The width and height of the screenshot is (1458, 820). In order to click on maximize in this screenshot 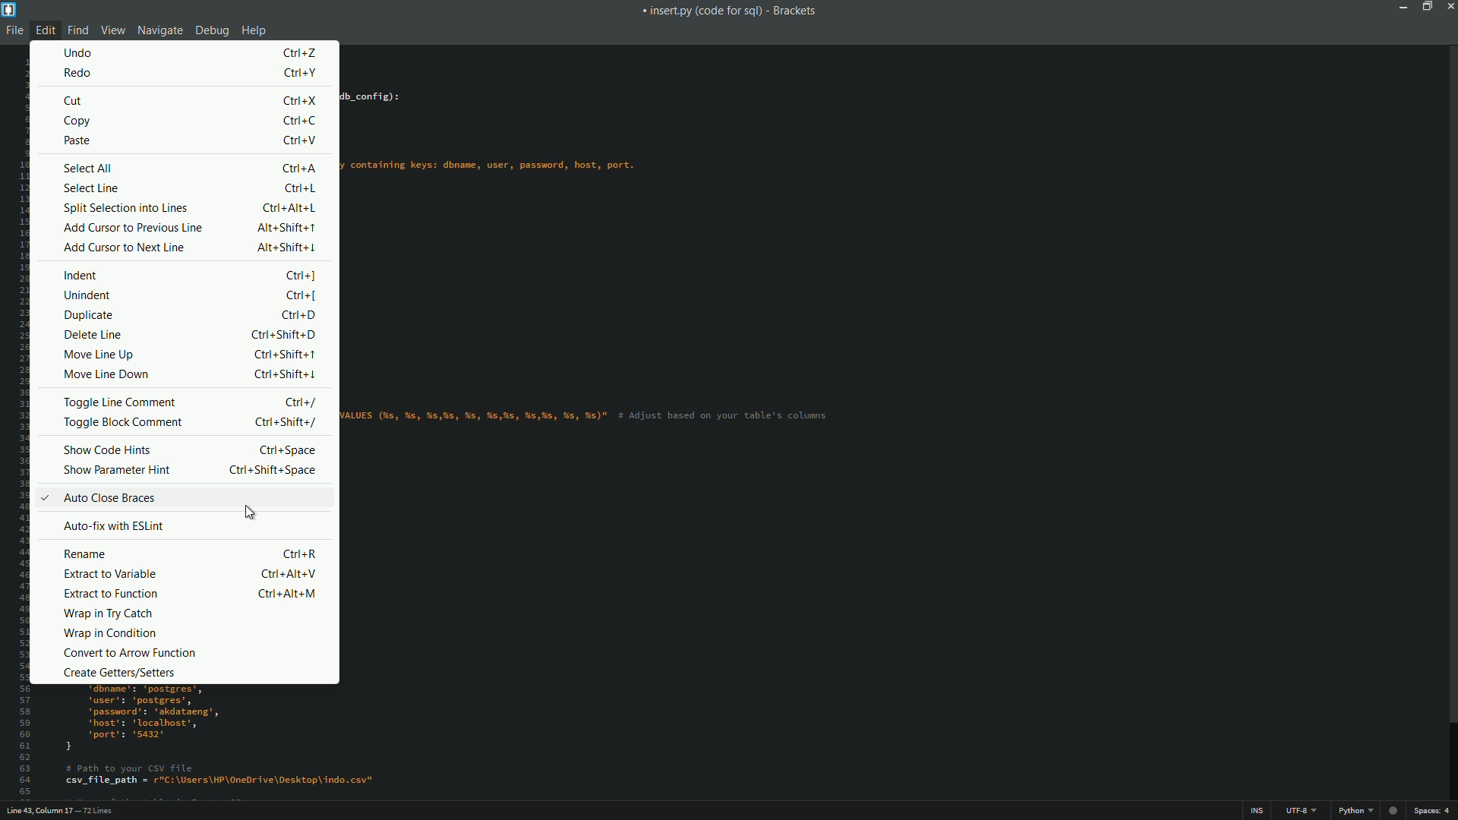, I will do `click(1424, 6)`.